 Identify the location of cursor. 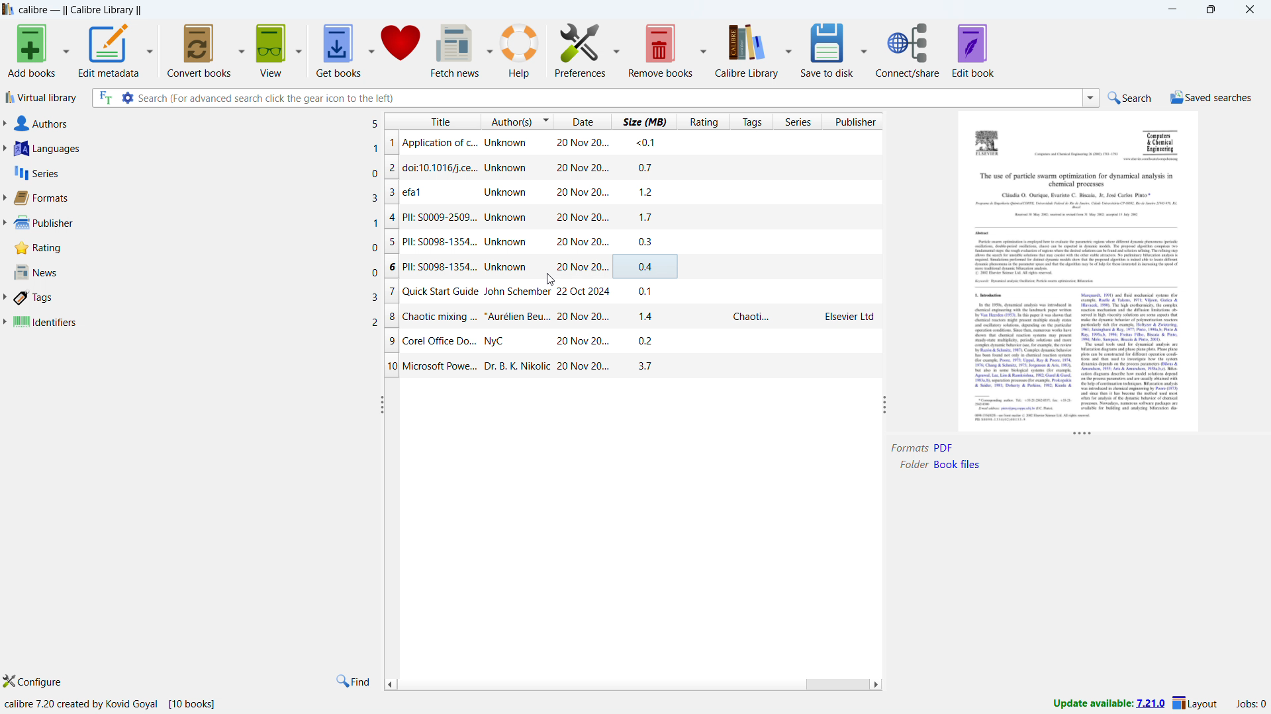
(549, 279).